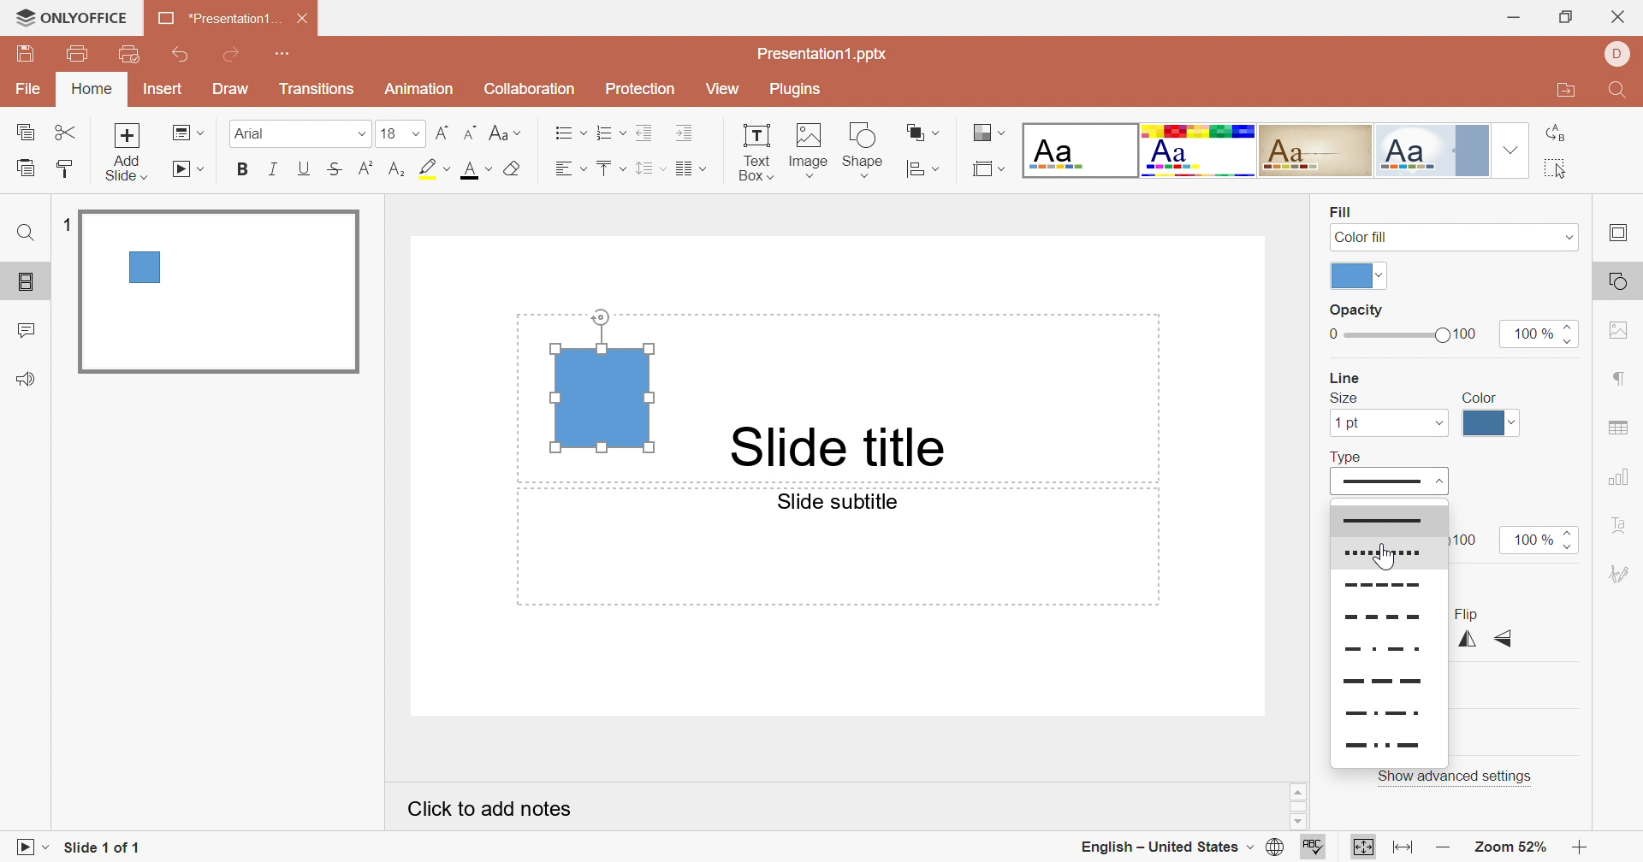  I want to click on Close, so click(299, 21).